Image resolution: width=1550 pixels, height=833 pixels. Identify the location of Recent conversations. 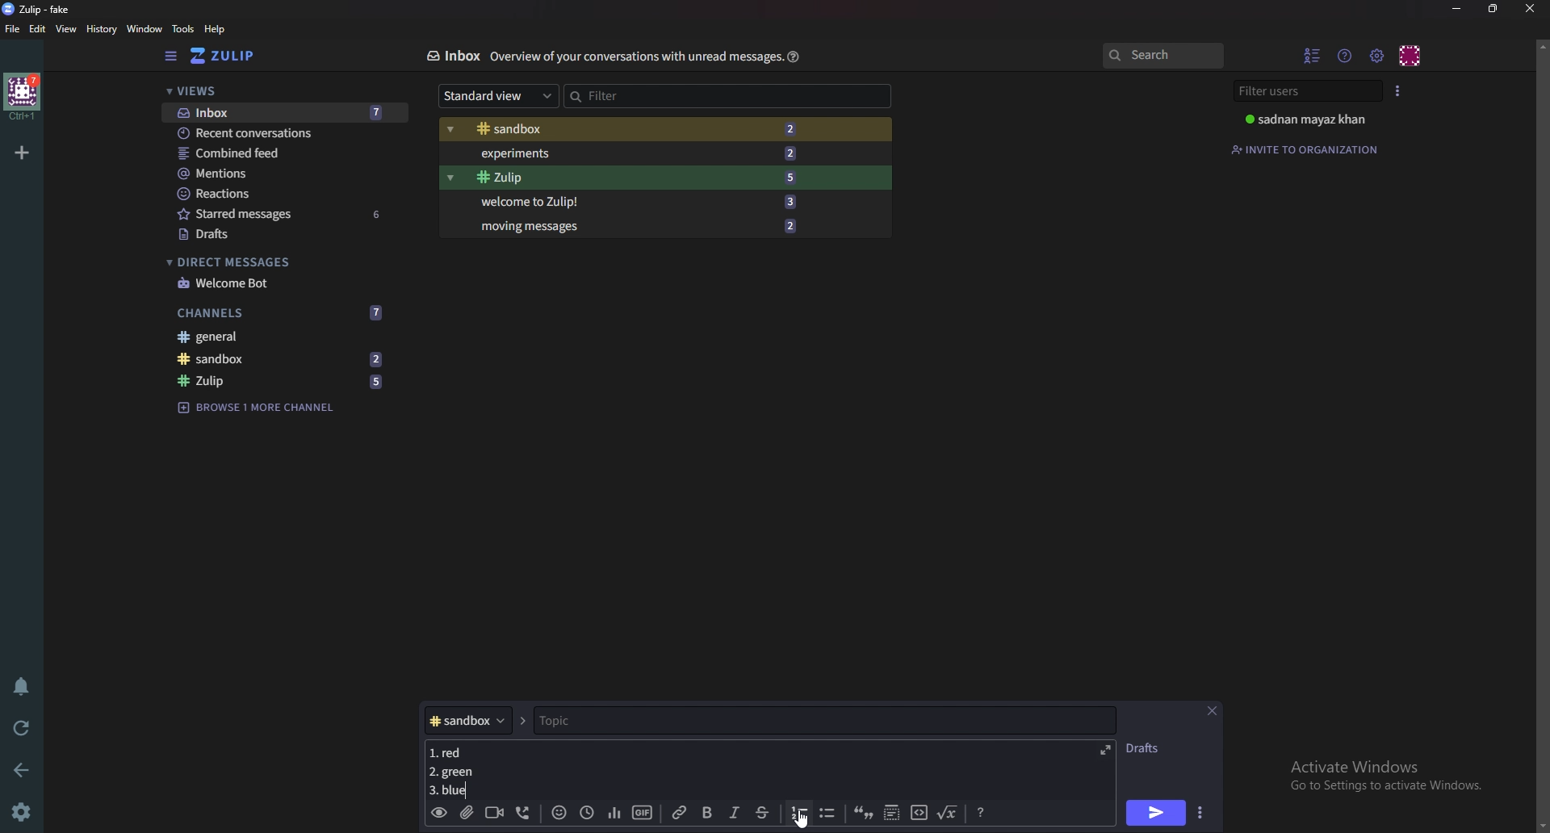
(285, 134).